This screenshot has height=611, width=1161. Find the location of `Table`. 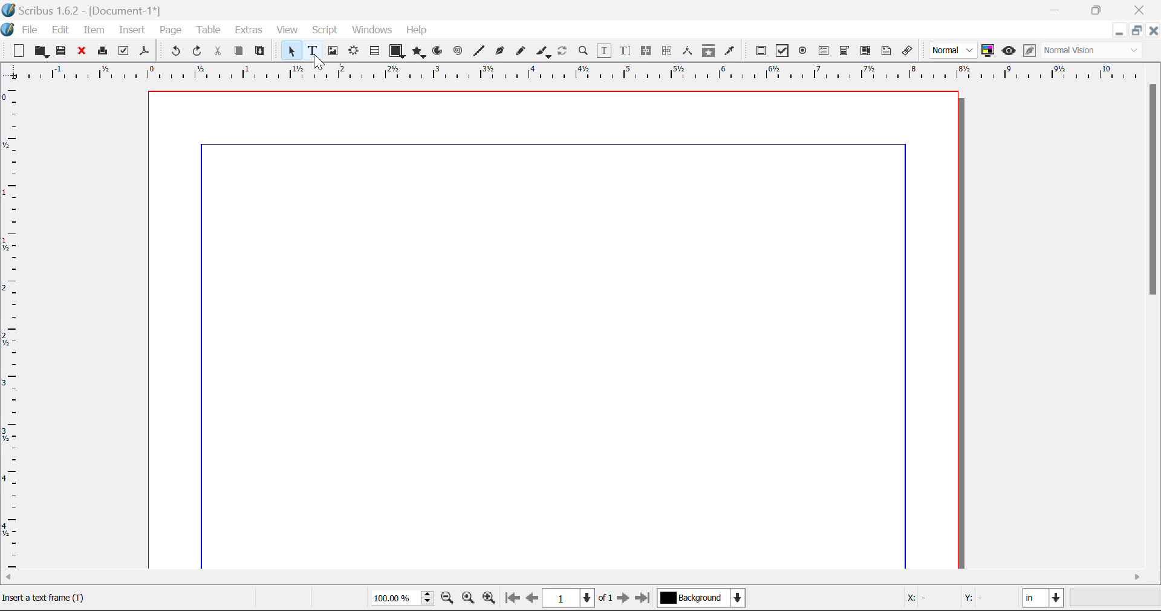

Table is located at coordinates (208, 29).